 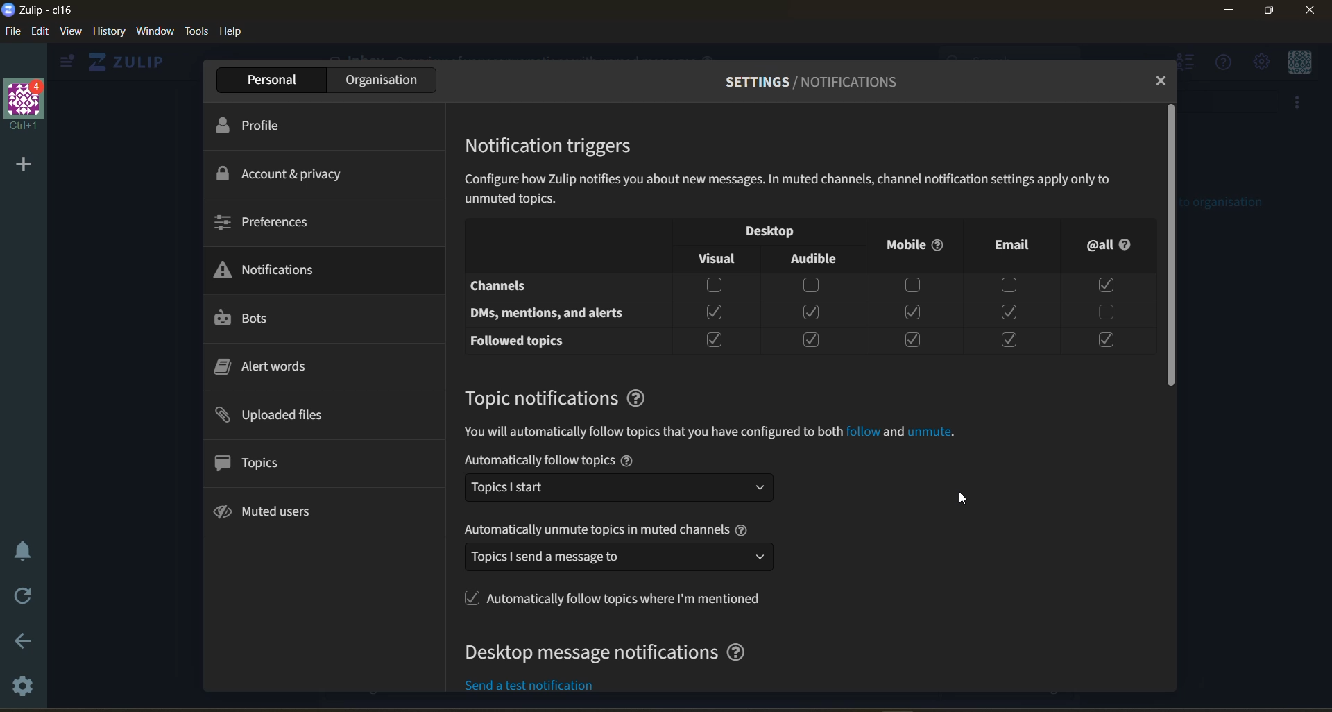 I want to click on profile, so click(x=262, y=125).